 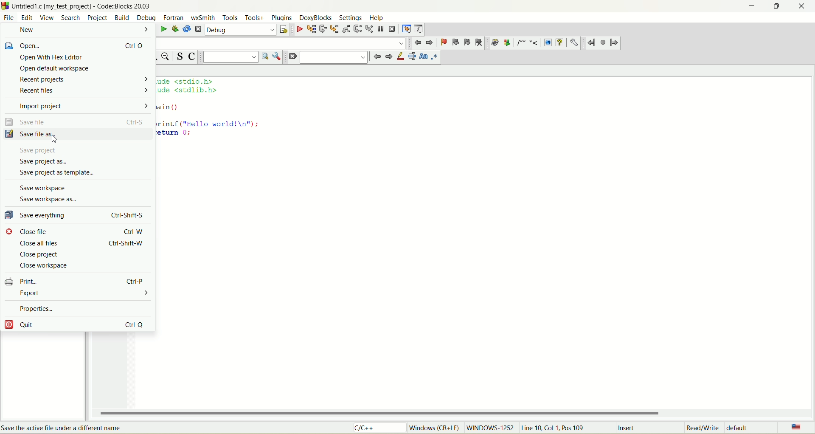 I want to click on HTML, so click(x=547, y=43).